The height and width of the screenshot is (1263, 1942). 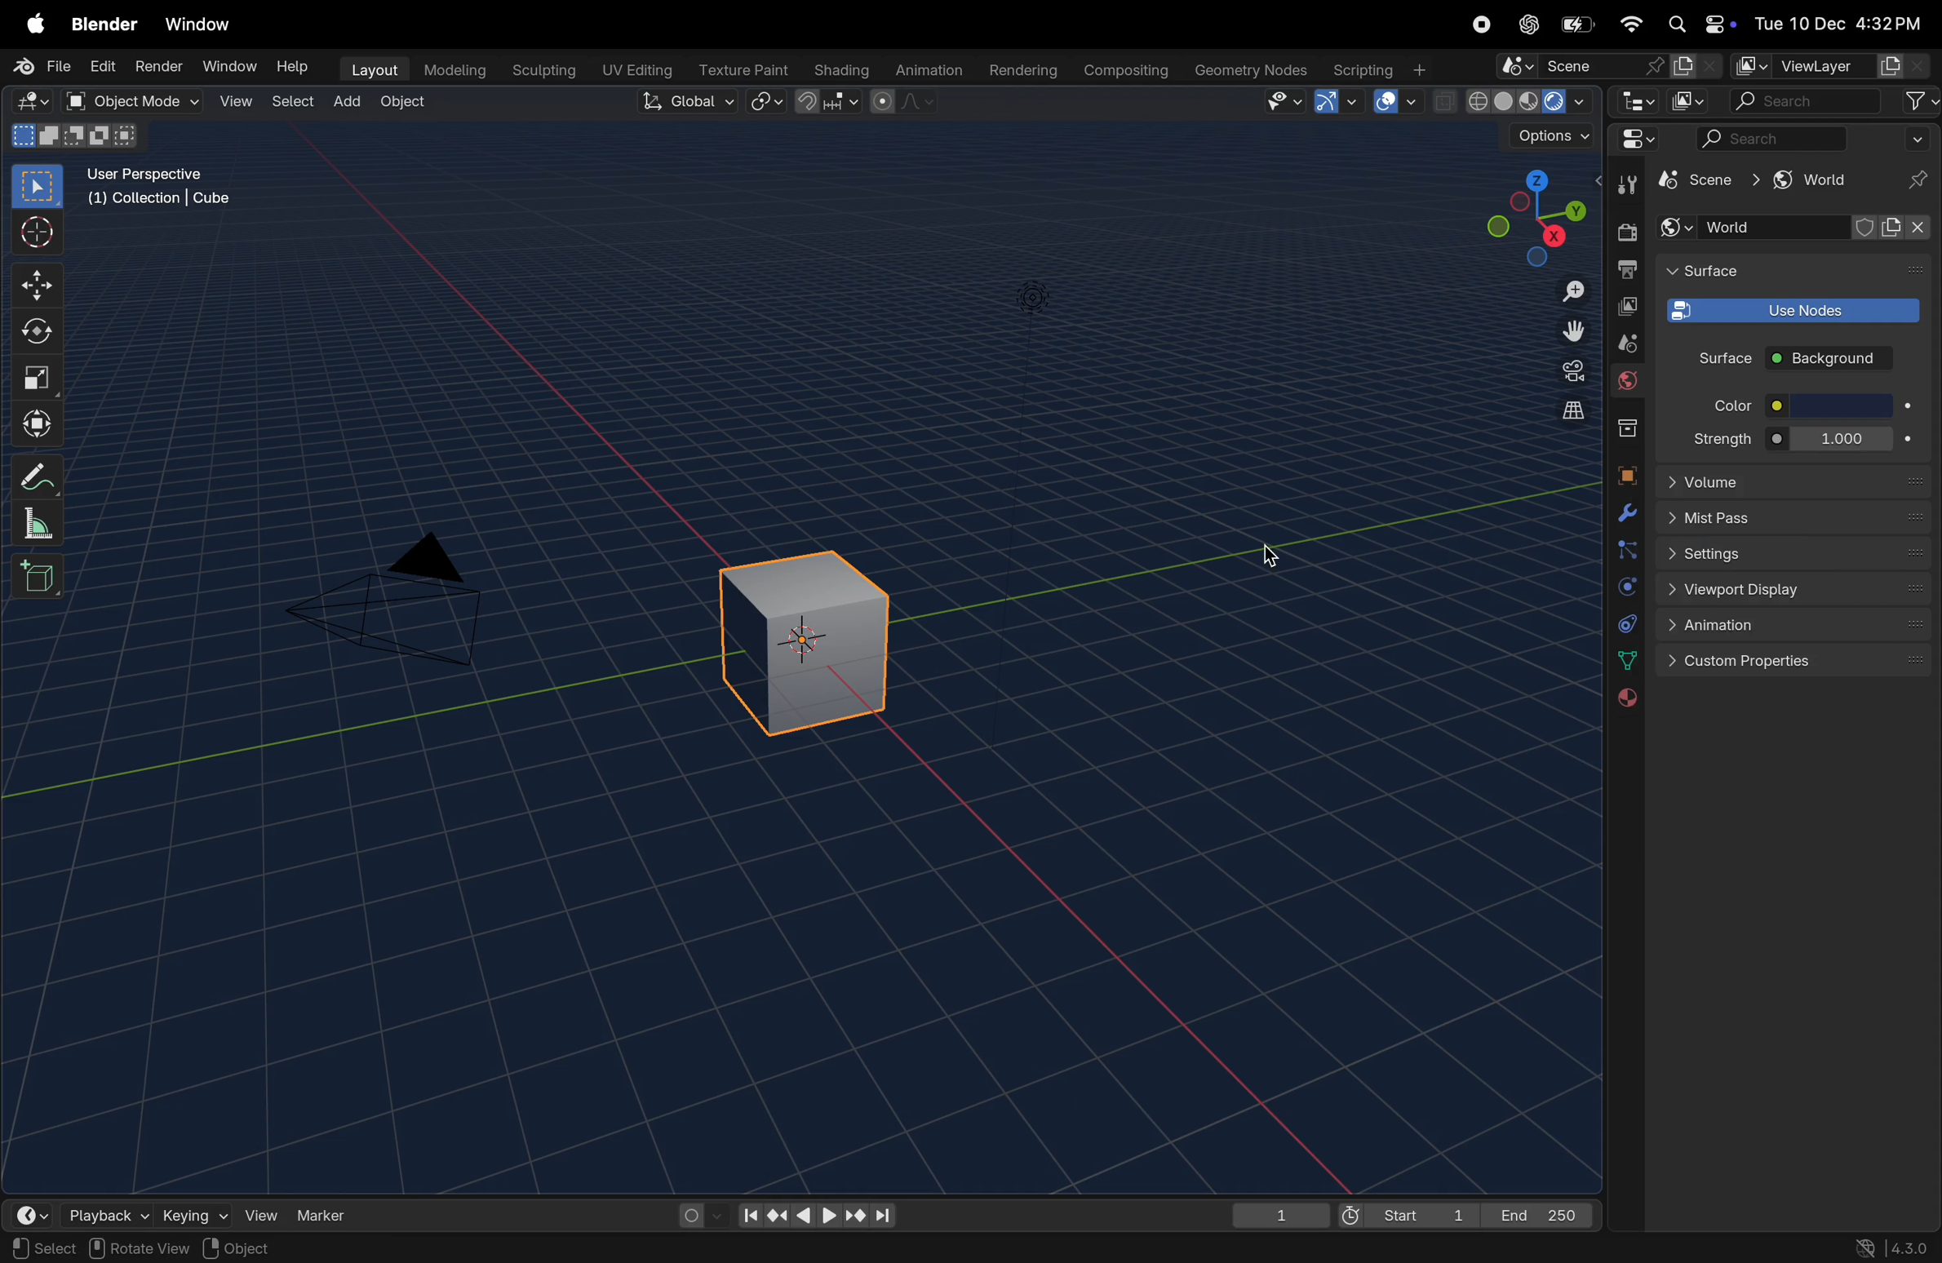 I want to click on , so click(x=1625, y=270).